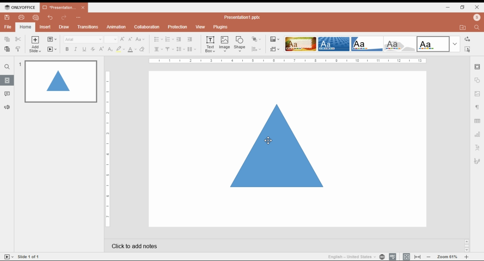 The width and height of the screenshot is (484, 261). Describe the element at coordinates (23, 18) in the screenshot. I see `print file` at that location.